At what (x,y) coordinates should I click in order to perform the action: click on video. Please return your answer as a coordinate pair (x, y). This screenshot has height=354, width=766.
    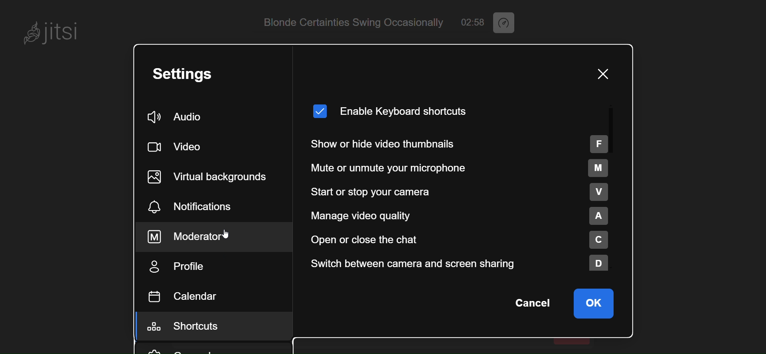
    Looking at the image, I should click on (178, 145).